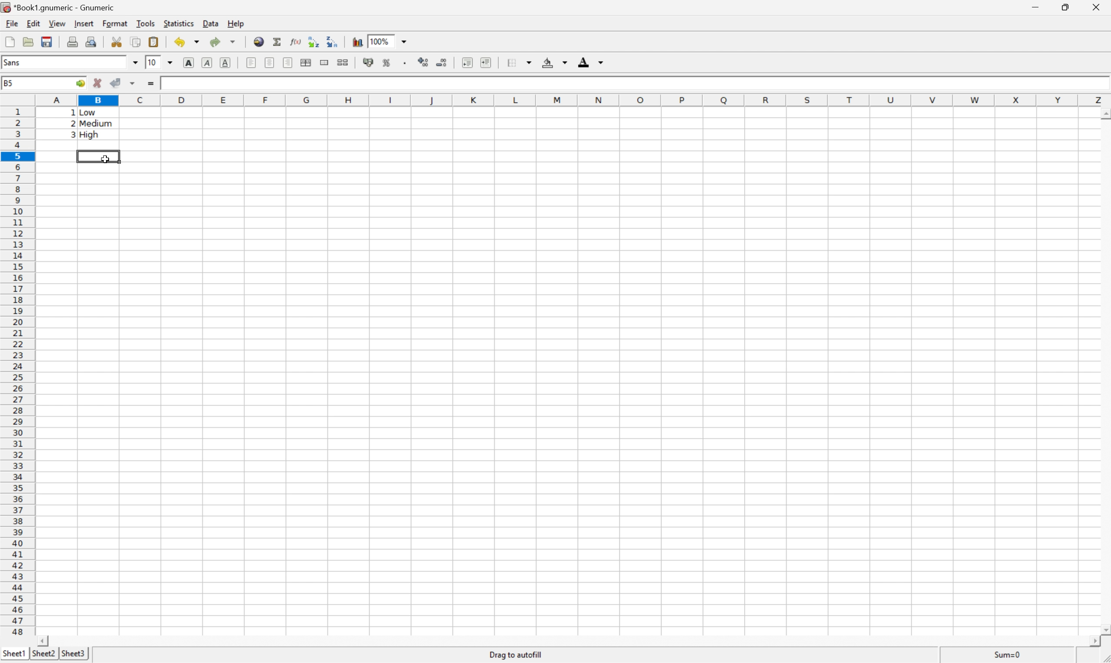  Describe the element at coordinates (132, 84) in the screenshot. I see `Accept changes in multiple cells` at that location.